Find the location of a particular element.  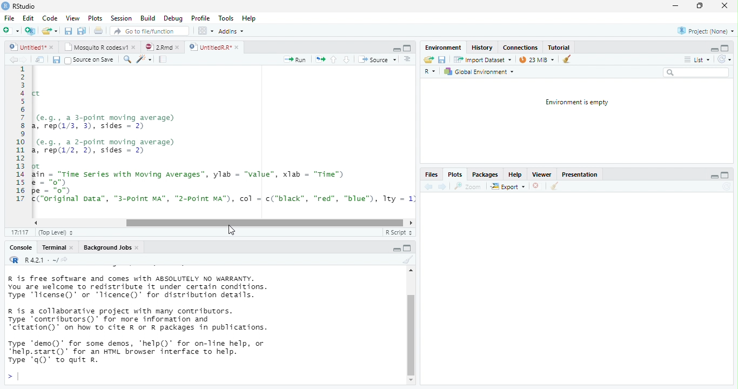

Plots is located at coordinates (454, 176).